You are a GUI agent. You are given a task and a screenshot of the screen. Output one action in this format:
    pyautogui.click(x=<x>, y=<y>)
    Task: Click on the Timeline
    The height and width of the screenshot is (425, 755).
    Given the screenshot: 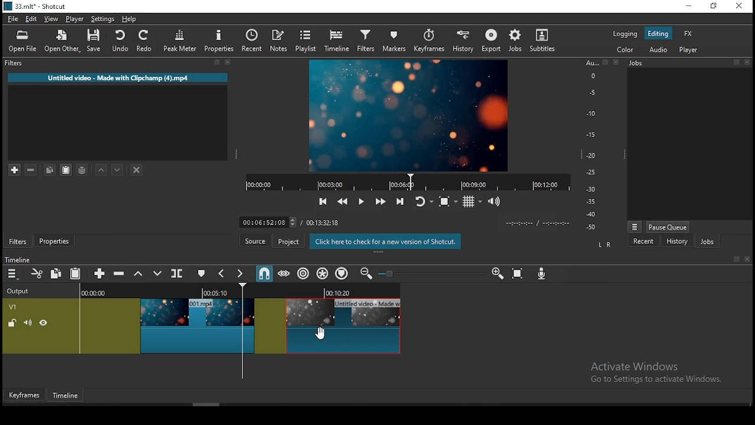 What is the action you would take?
    pyautogui.click(x=67, y=393)
    